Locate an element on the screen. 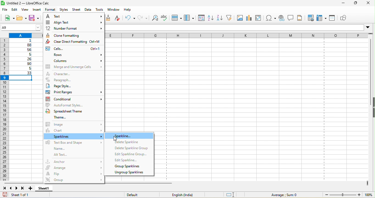 The image size is (375, 198). scroll to first sheet is located at coordinates (4, 188).